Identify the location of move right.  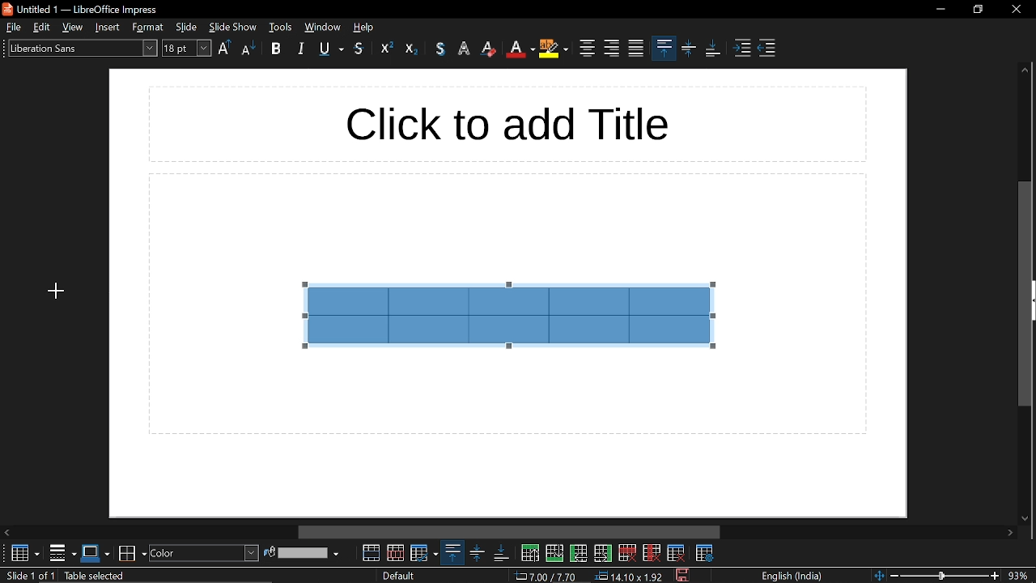
(1013, 534).